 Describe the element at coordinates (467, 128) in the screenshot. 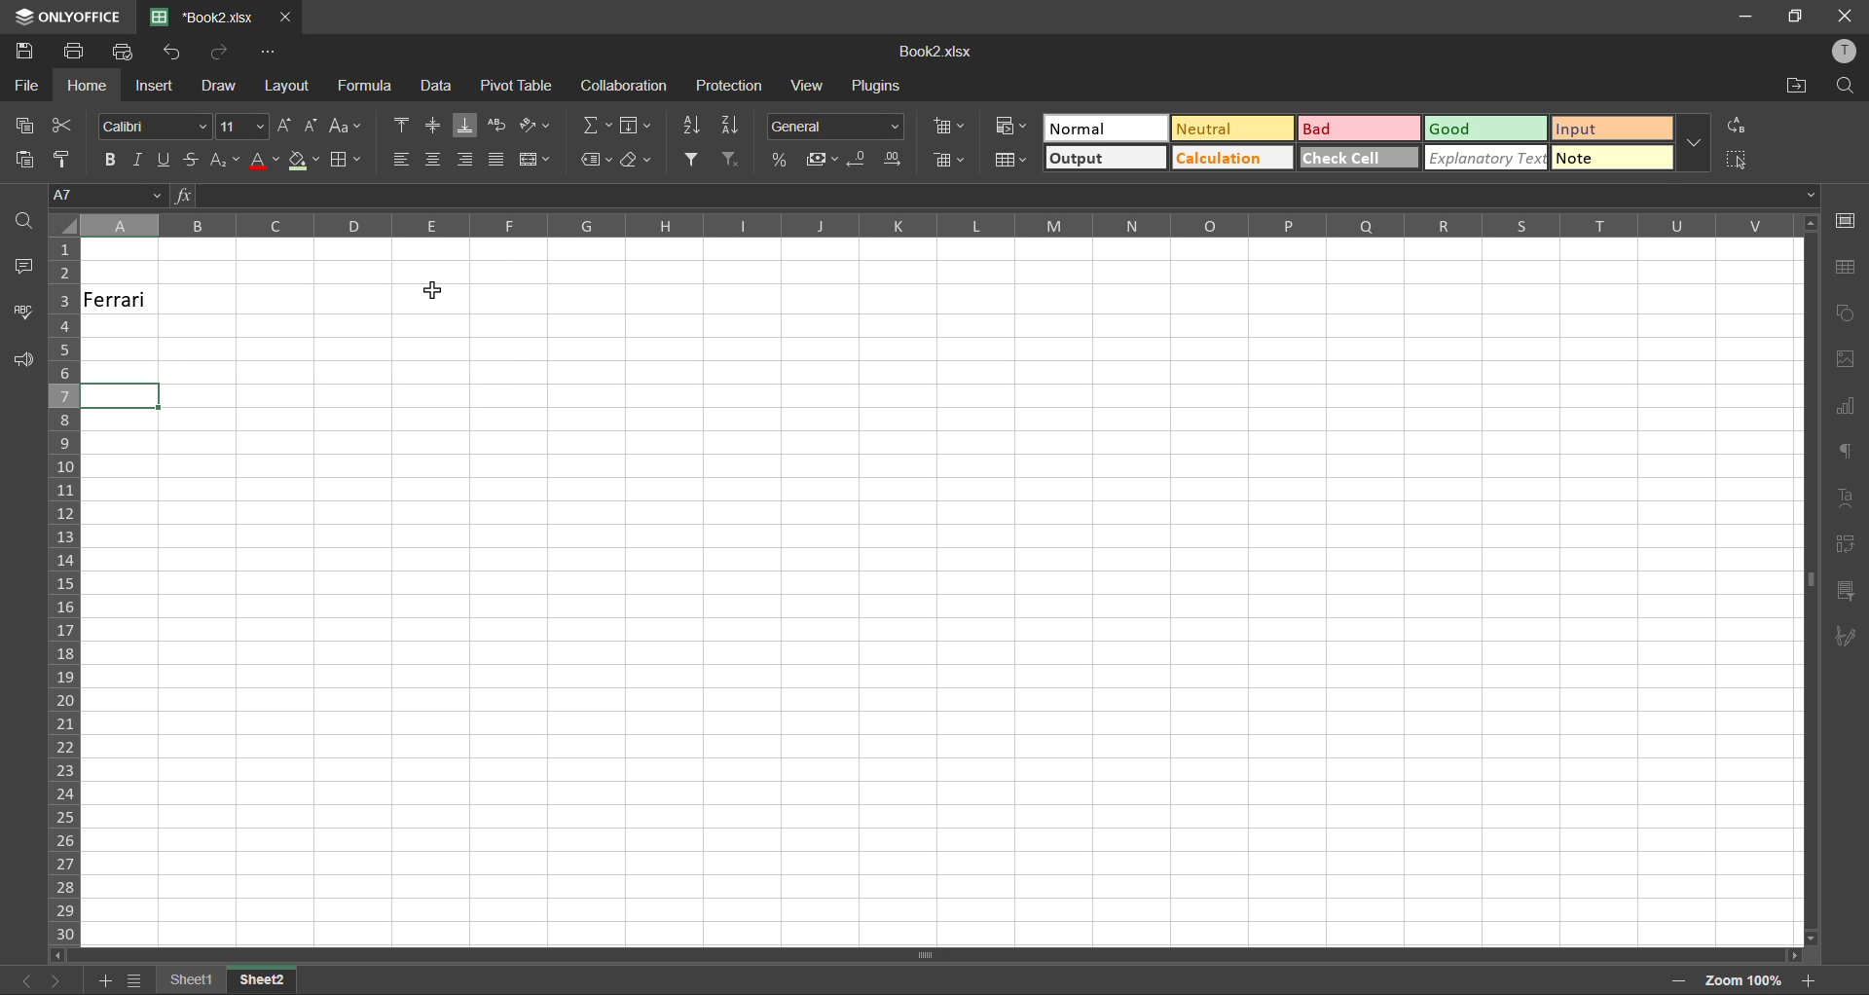

I see `align bottom` at that location.